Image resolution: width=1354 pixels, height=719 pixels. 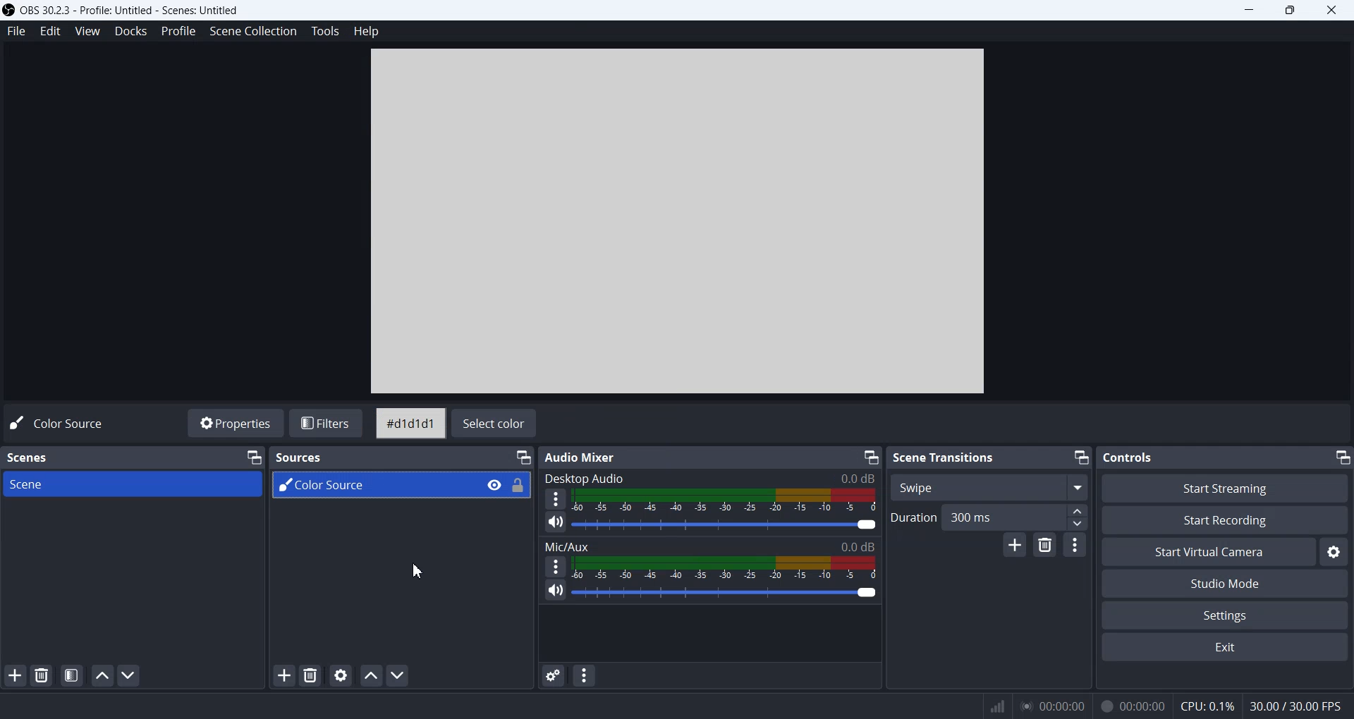 What do you see at coordinates (1226, 582) in the screenshot?
I see `Studio Mode` at bounding box center [1226, 582].